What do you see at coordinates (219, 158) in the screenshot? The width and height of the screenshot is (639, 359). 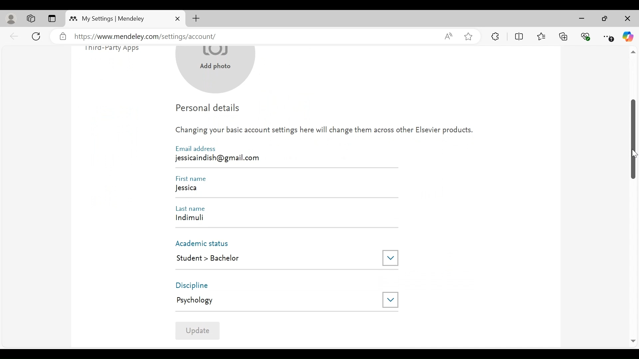 I see `jessicaindish@gmail.com` at bounding box center [219, 158].